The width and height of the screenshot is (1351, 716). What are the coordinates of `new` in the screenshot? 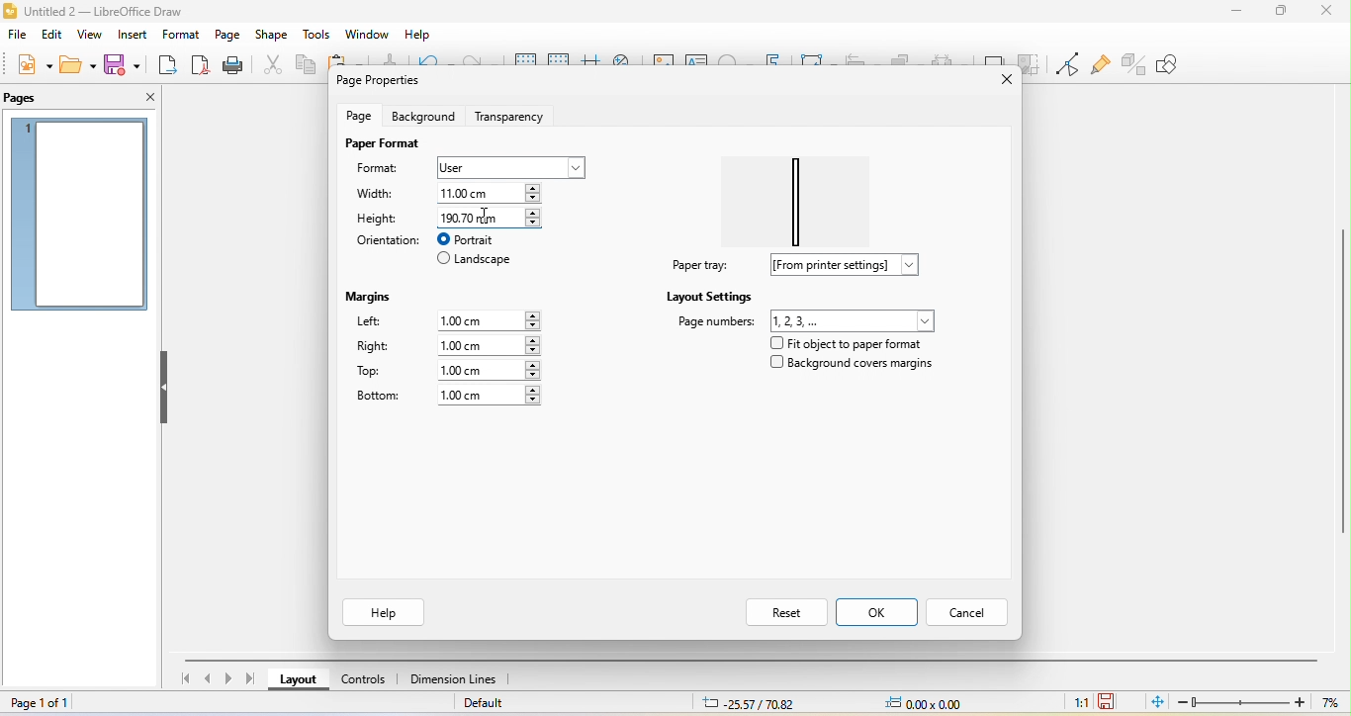 It's located at (32, 65).